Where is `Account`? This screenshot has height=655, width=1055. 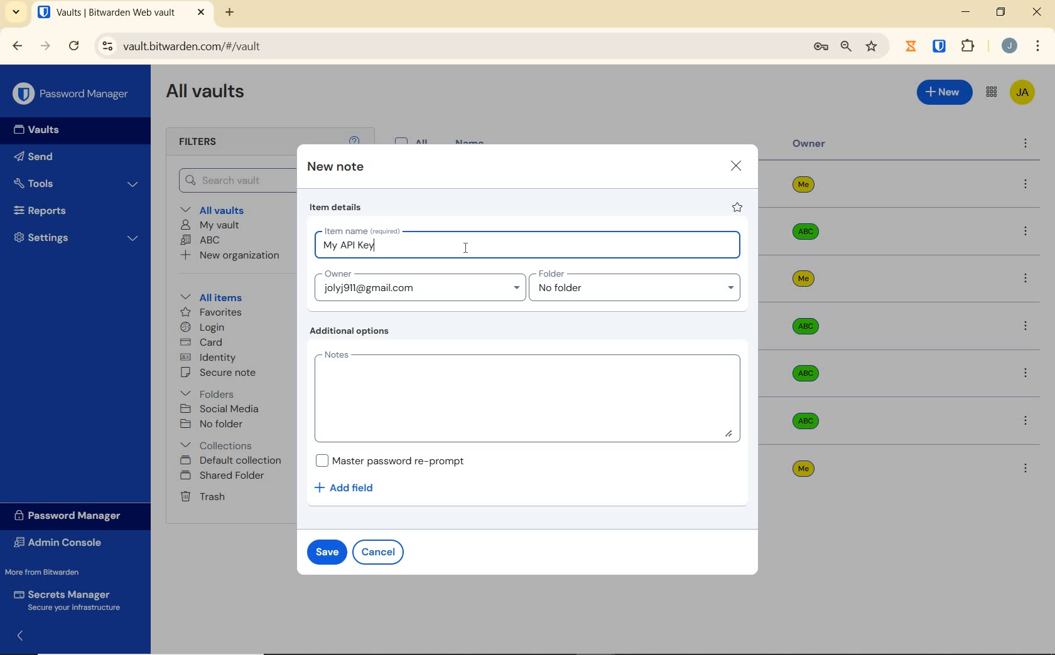 Account is located at coordinates (1010, 47).